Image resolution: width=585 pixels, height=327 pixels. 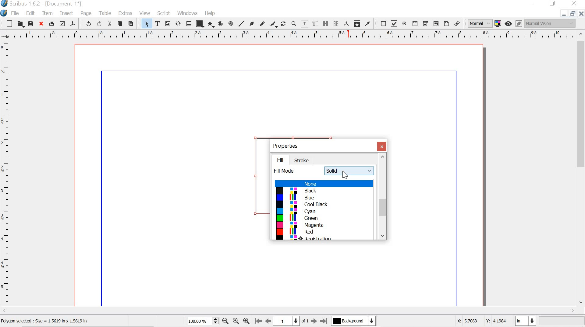 I want to click on save as pdf, so click(x=73, y=24).